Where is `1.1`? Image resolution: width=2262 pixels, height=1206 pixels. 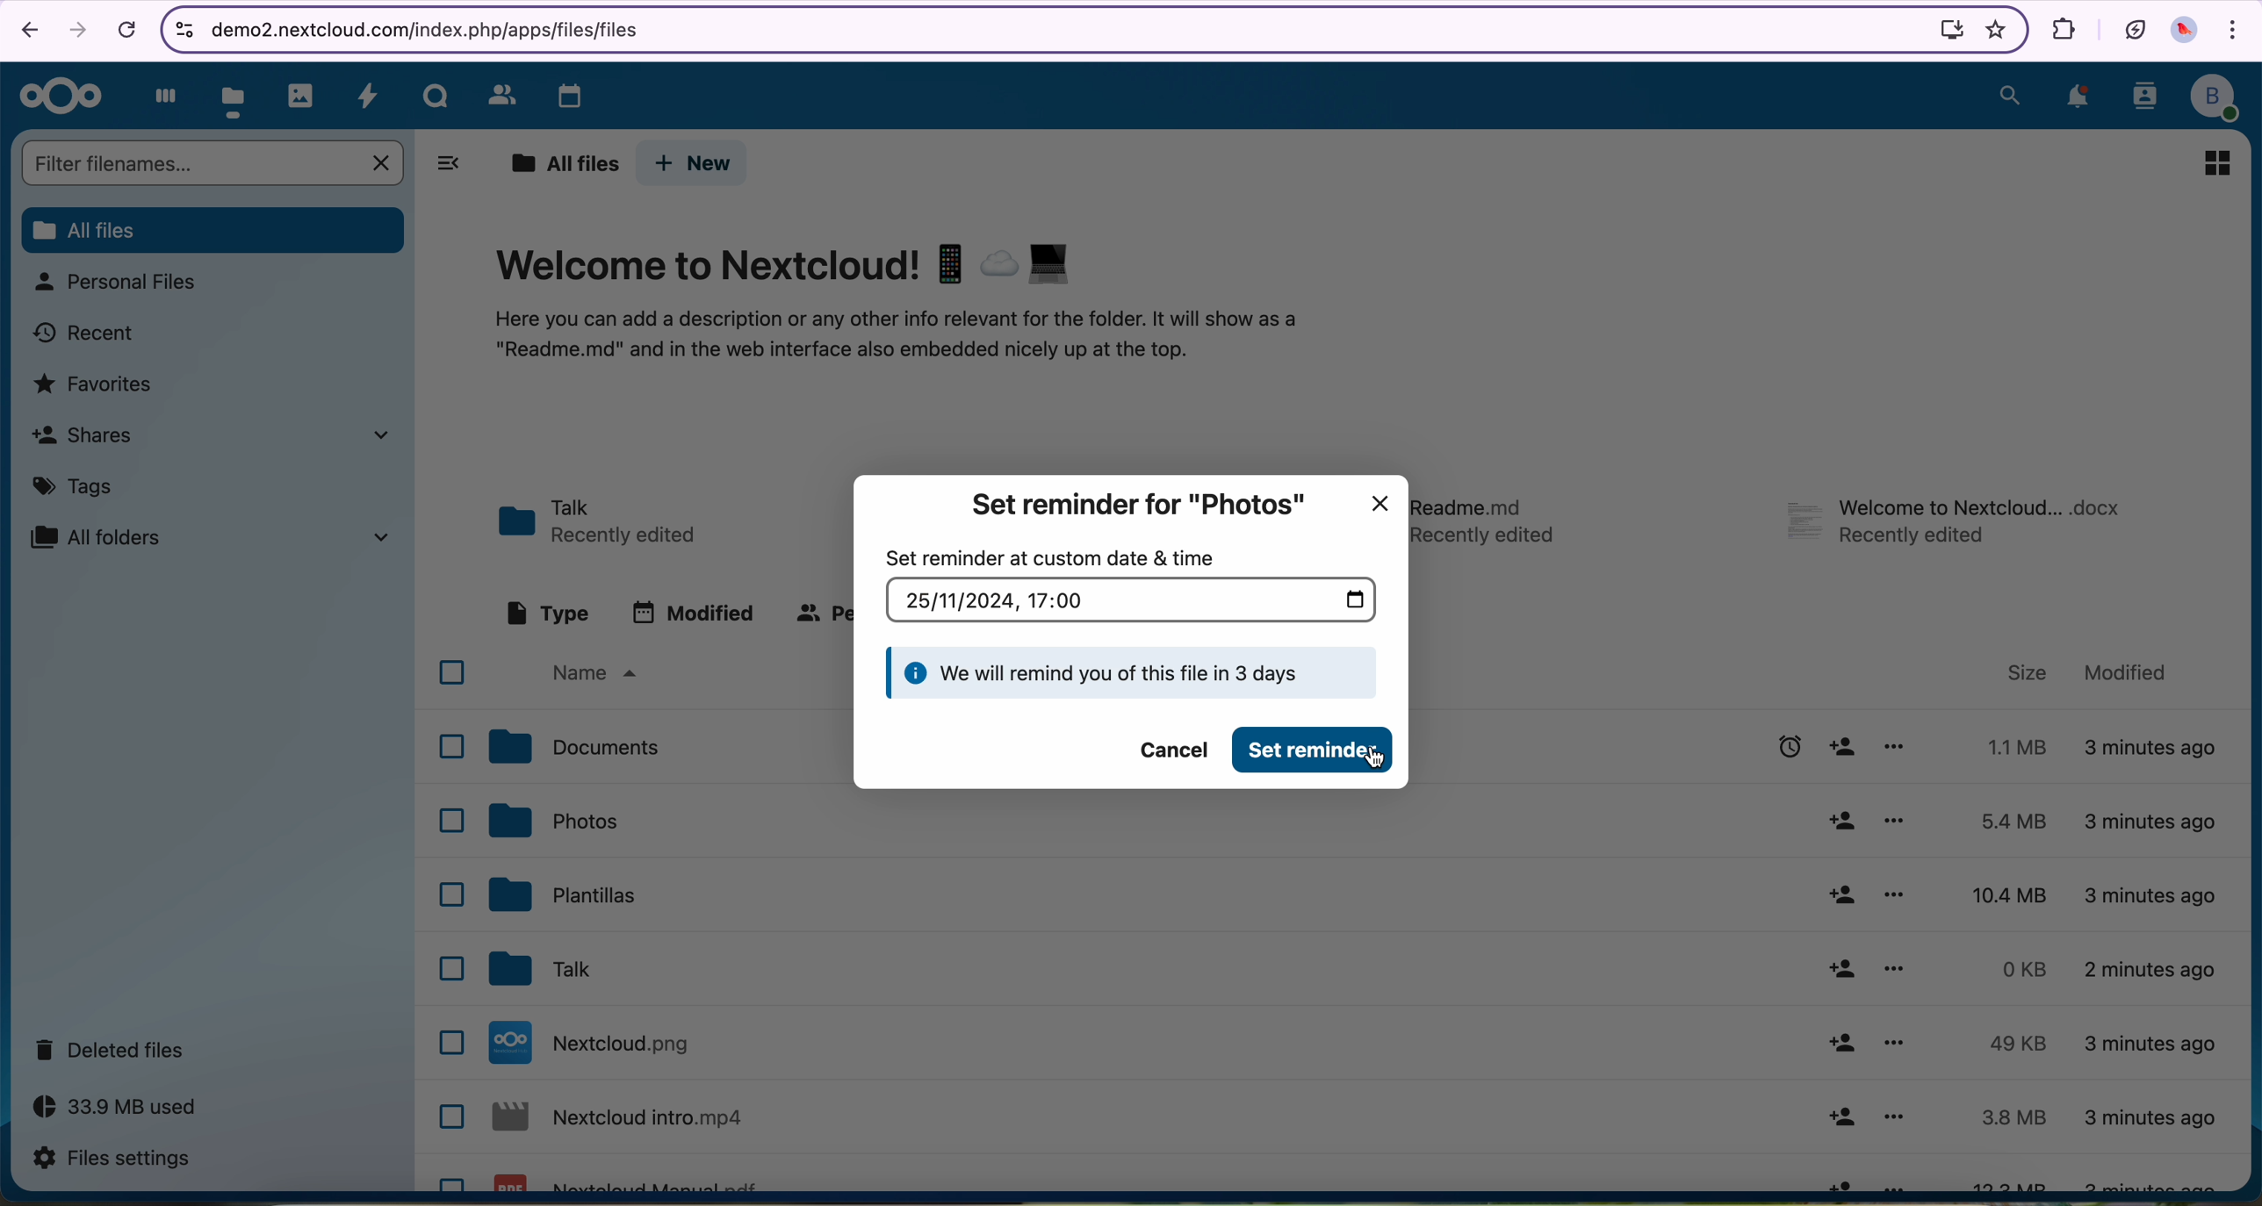 1.1 is located at coordinates (2010, 745).